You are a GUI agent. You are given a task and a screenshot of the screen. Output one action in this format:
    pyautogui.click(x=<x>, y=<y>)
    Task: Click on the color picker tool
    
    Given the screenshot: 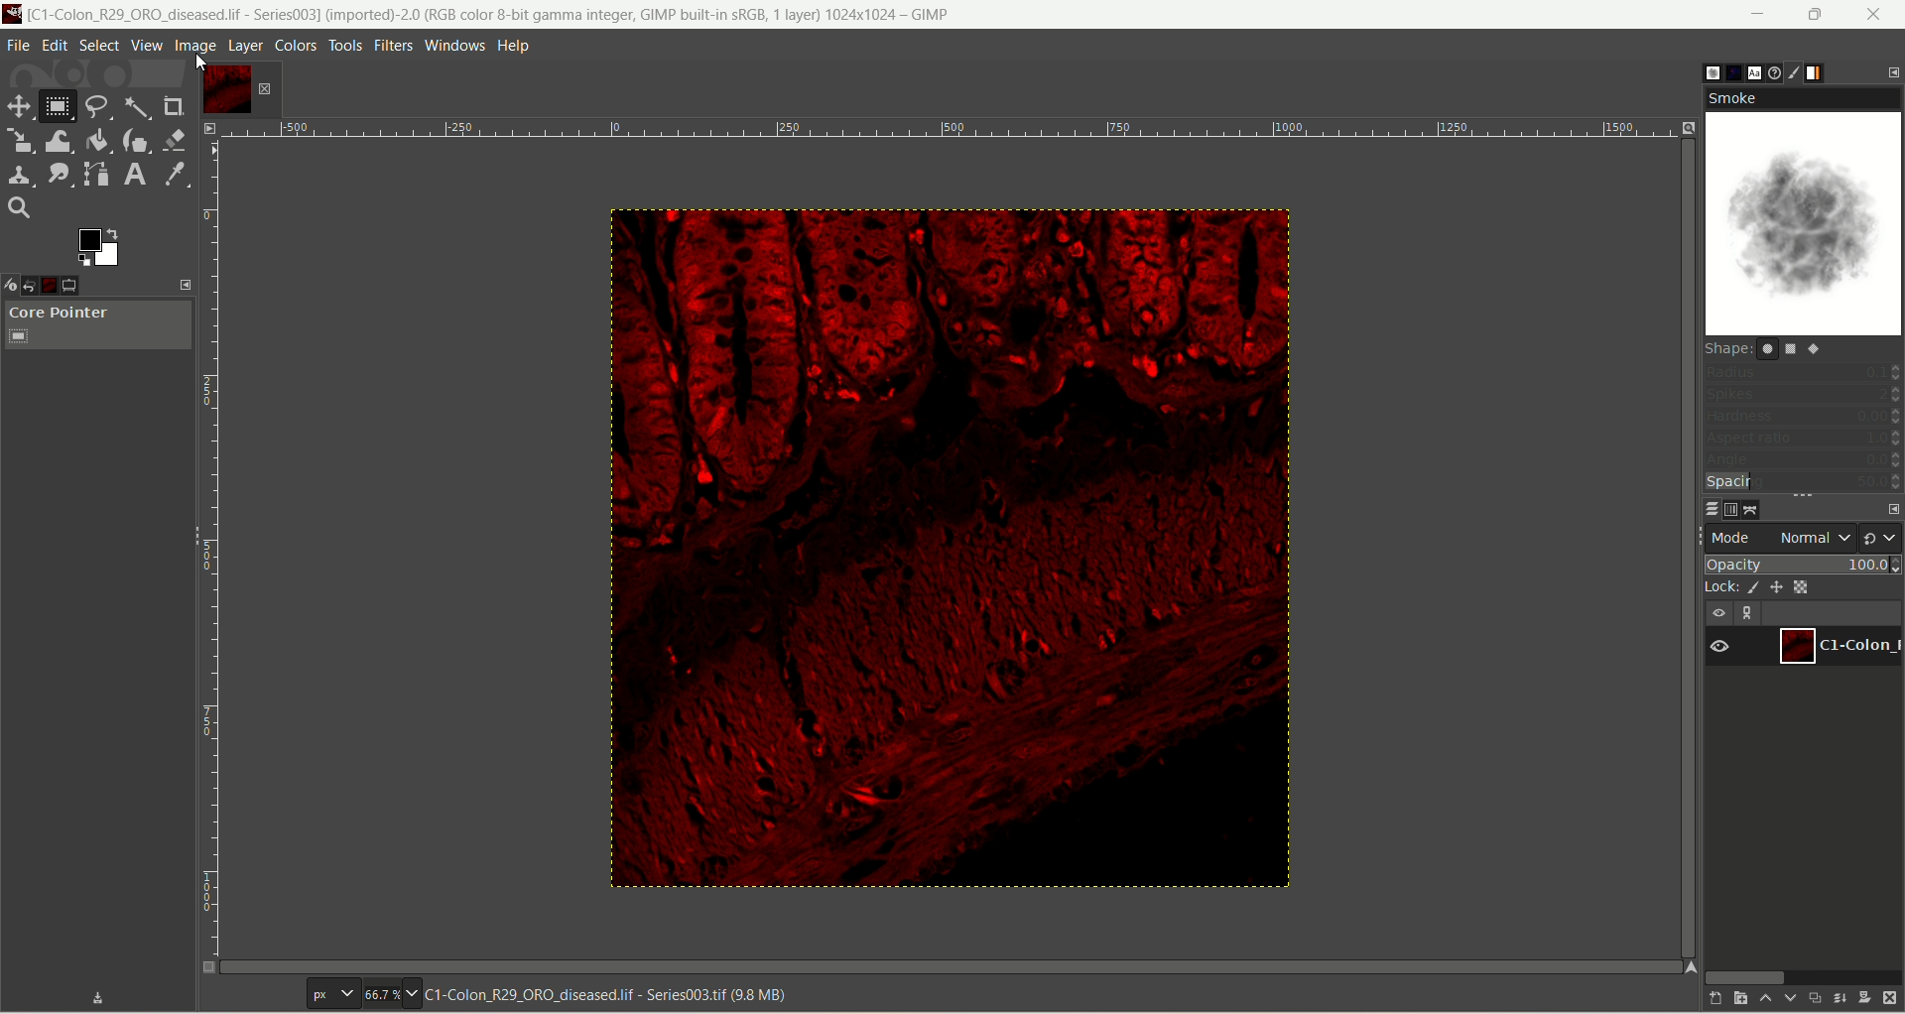 What is the action you would take?
    pyautogui.click(x=174, y=175)
    